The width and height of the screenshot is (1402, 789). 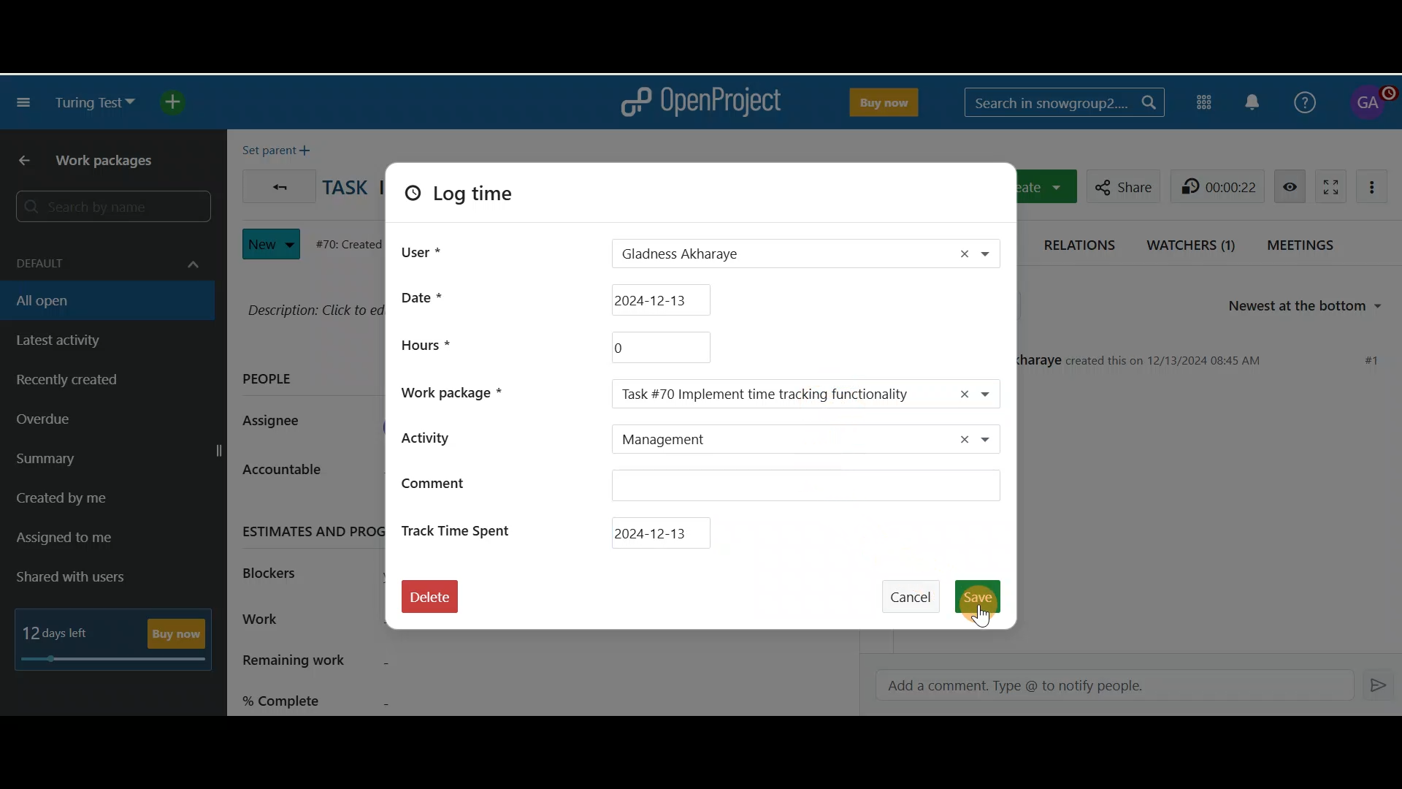 I want to click on Recently created, so click(x=97, y=384).